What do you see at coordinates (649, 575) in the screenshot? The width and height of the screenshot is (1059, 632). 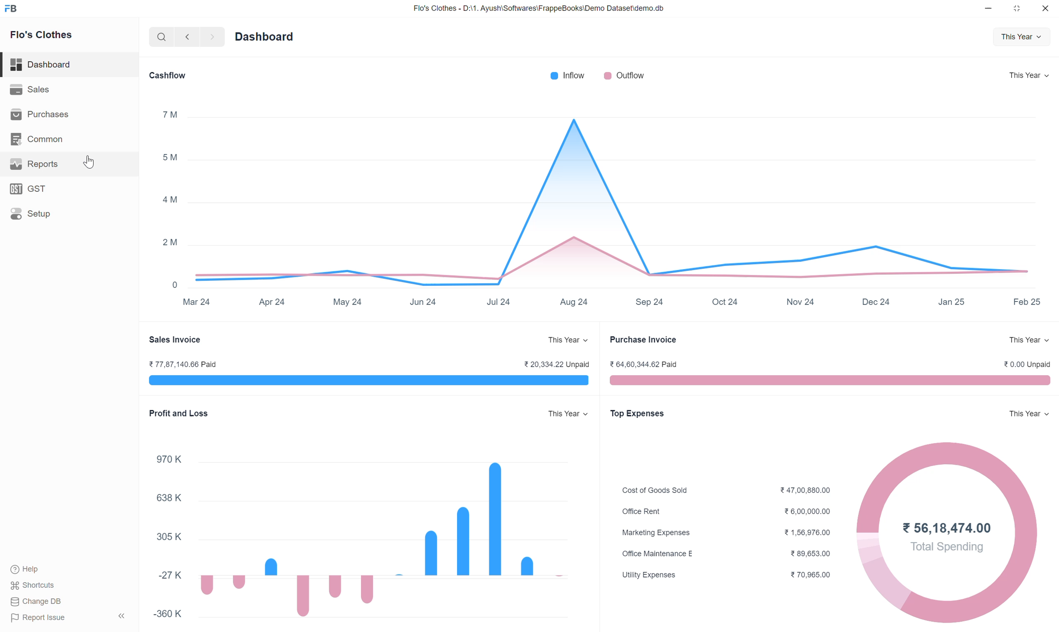 I see `utility expenses` at bounding box center [649, 575].